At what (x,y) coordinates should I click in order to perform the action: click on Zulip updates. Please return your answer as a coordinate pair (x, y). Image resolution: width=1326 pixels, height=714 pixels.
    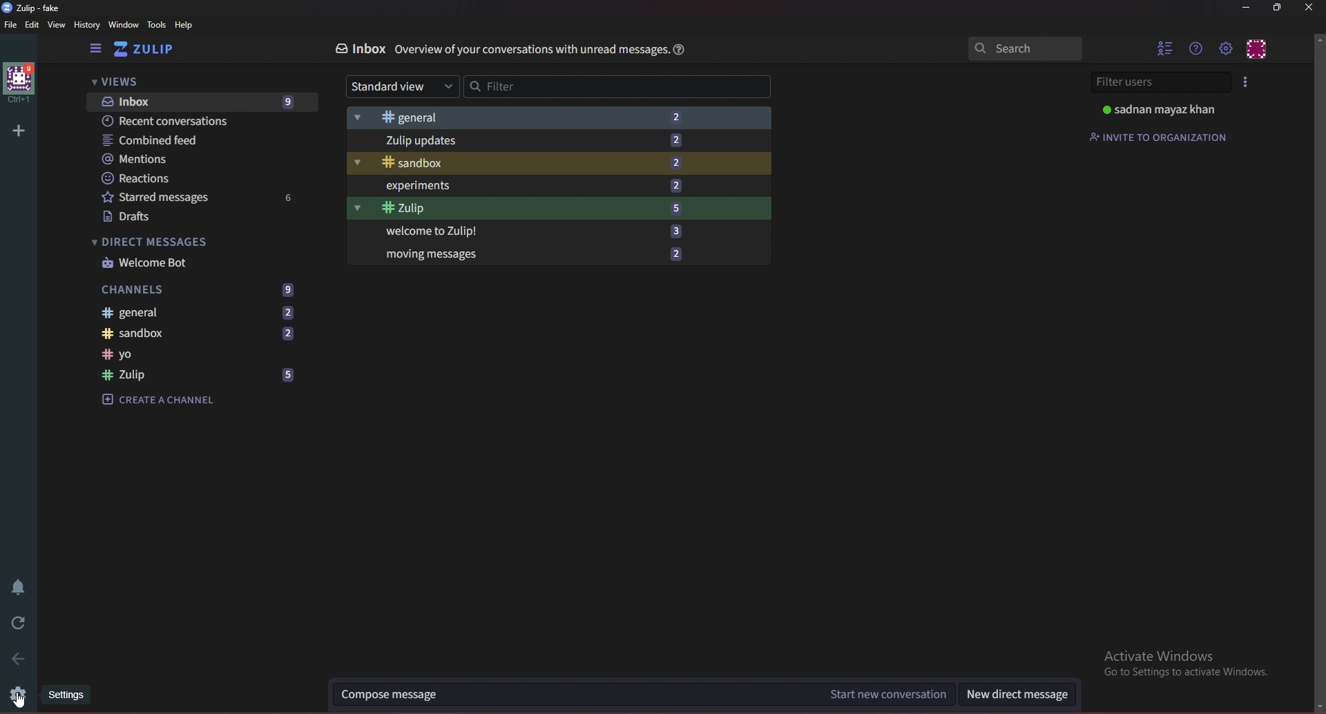
    Looking at the image, I should click on (560, 140).